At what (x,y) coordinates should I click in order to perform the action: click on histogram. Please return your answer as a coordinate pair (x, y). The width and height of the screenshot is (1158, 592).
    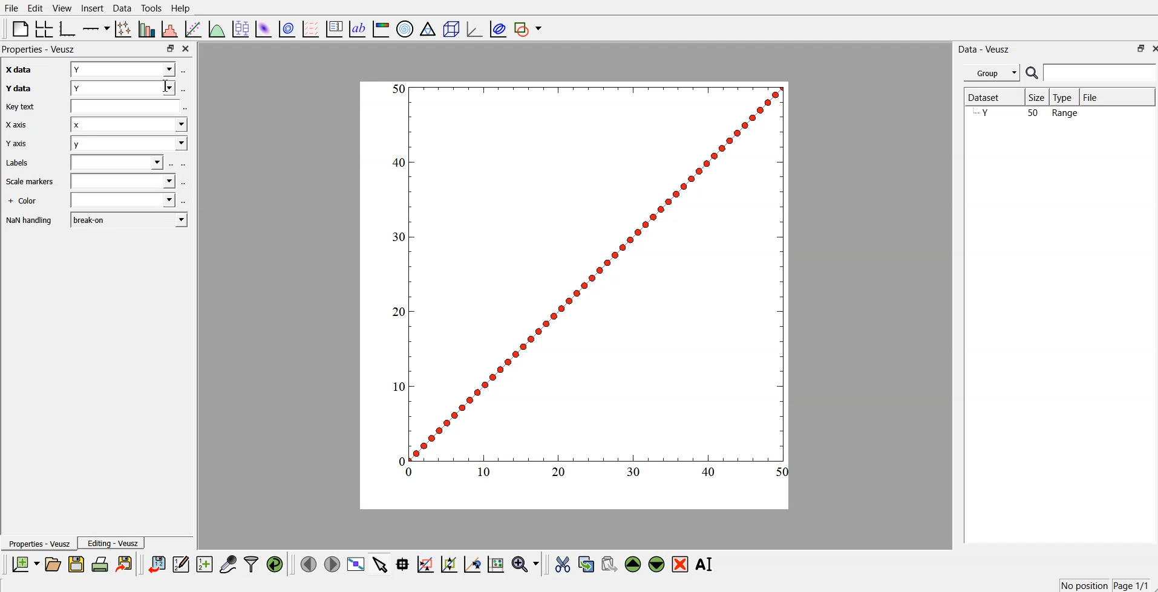
    Looking at the image, I should click on (171, 28).